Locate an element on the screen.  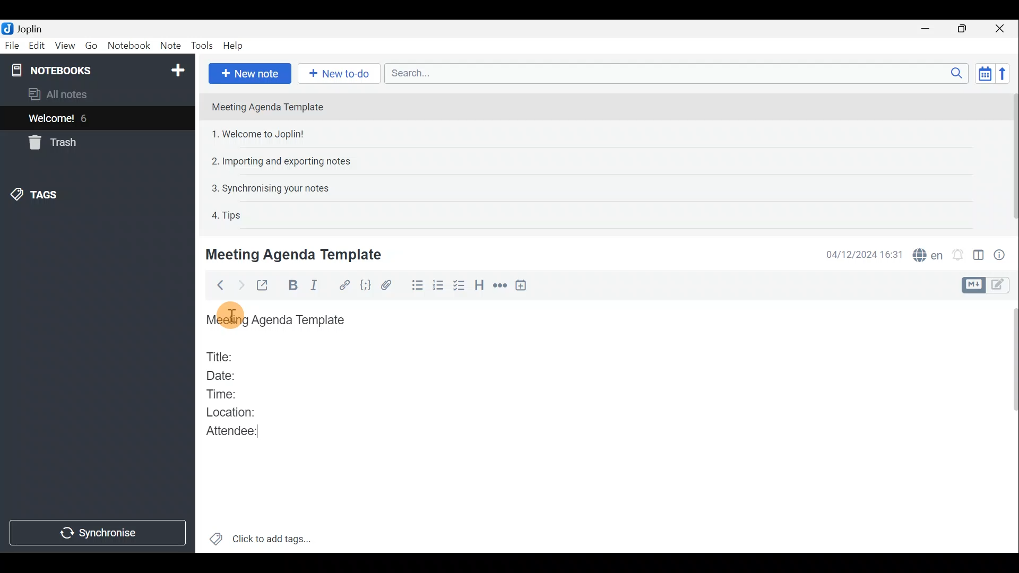
Checkbox is located at coordinates (457, 286).